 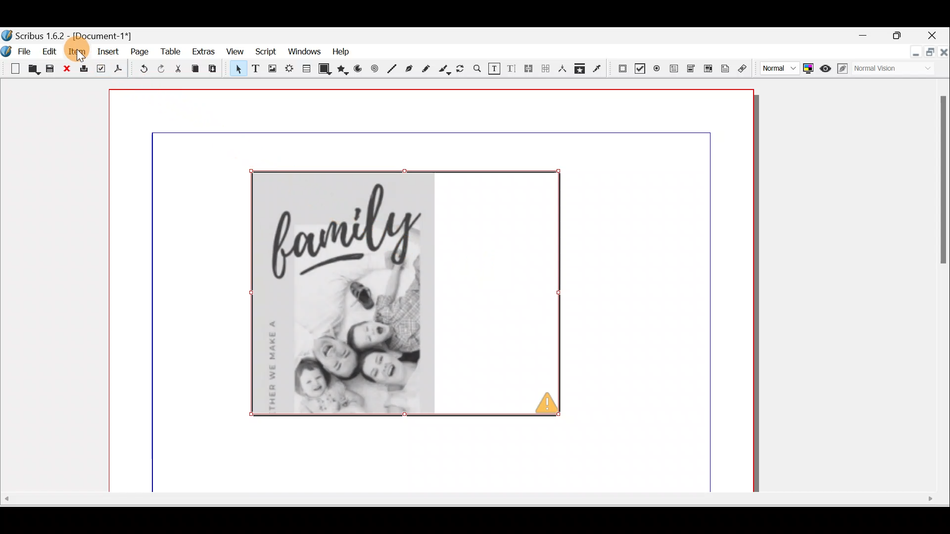 I want to click on Maximise, so click(x=899, y=35).